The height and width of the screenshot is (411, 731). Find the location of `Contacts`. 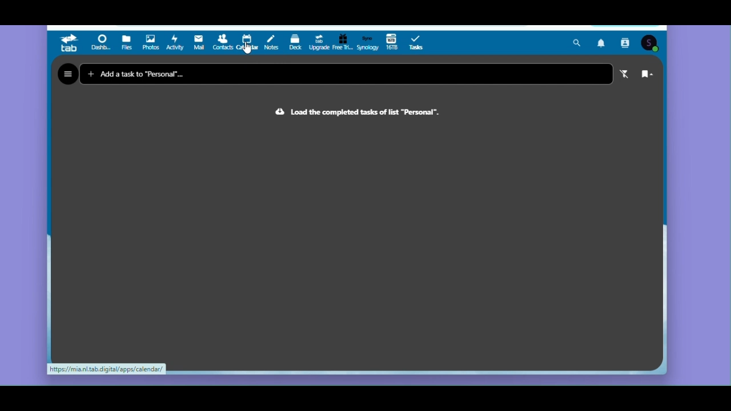

Contacts is located at coordinates (627, 43).